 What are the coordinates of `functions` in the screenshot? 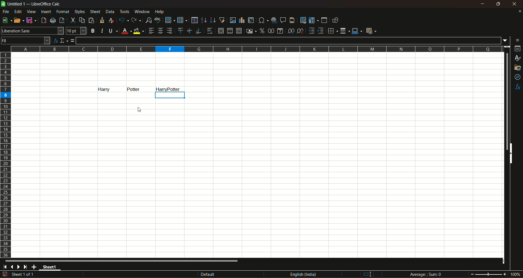 It's located at (518, 87).